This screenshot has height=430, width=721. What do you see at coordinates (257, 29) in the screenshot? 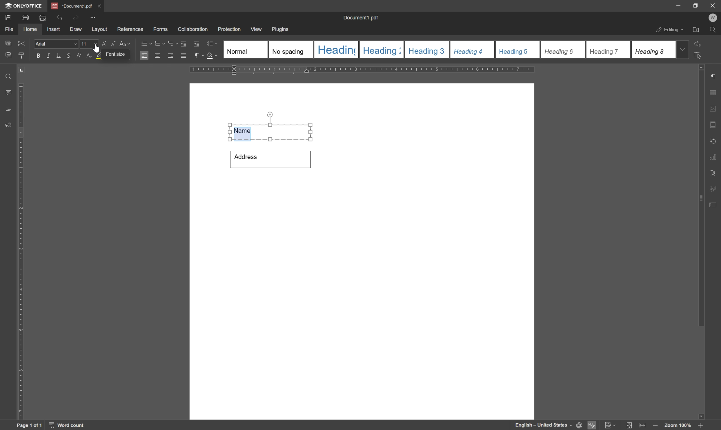
I see `view` at bounding box center [257, 29].